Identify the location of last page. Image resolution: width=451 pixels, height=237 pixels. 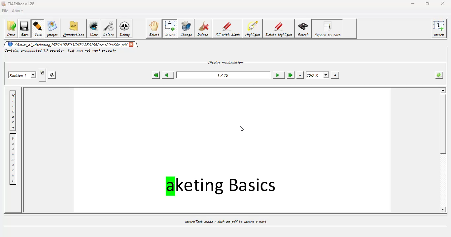
(290, 75).